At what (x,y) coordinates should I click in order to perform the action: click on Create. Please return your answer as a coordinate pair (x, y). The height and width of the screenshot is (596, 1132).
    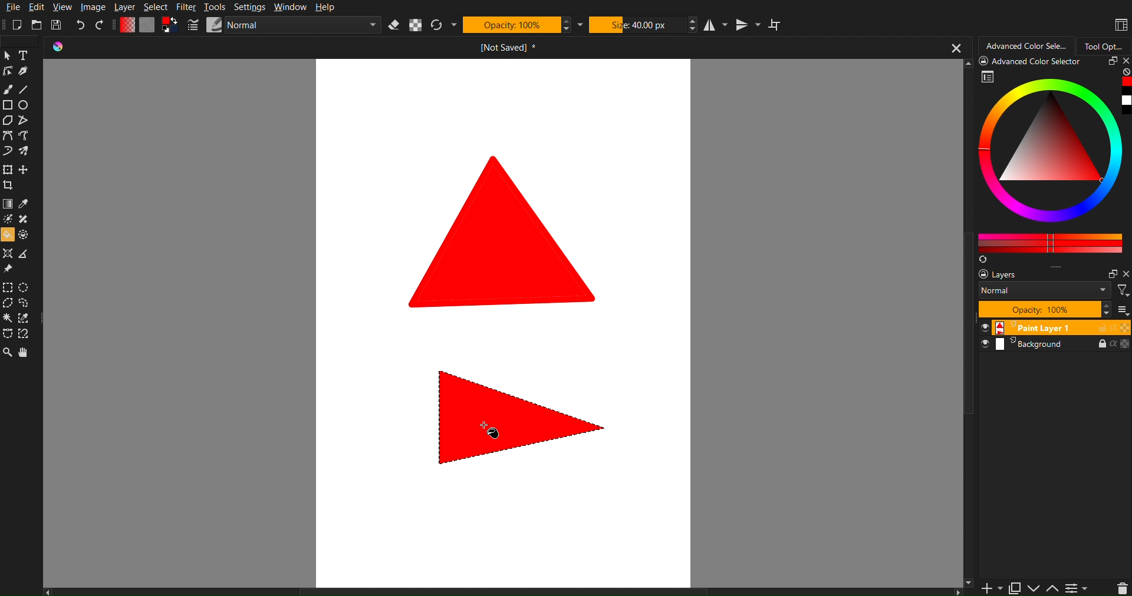
    Looking at the image, I should click on (25, 171).